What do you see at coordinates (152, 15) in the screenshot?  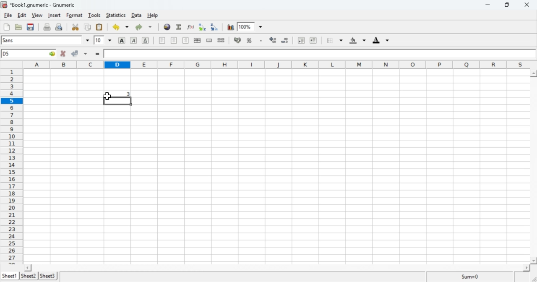 I see `Help` at bounding box center [152, 15].